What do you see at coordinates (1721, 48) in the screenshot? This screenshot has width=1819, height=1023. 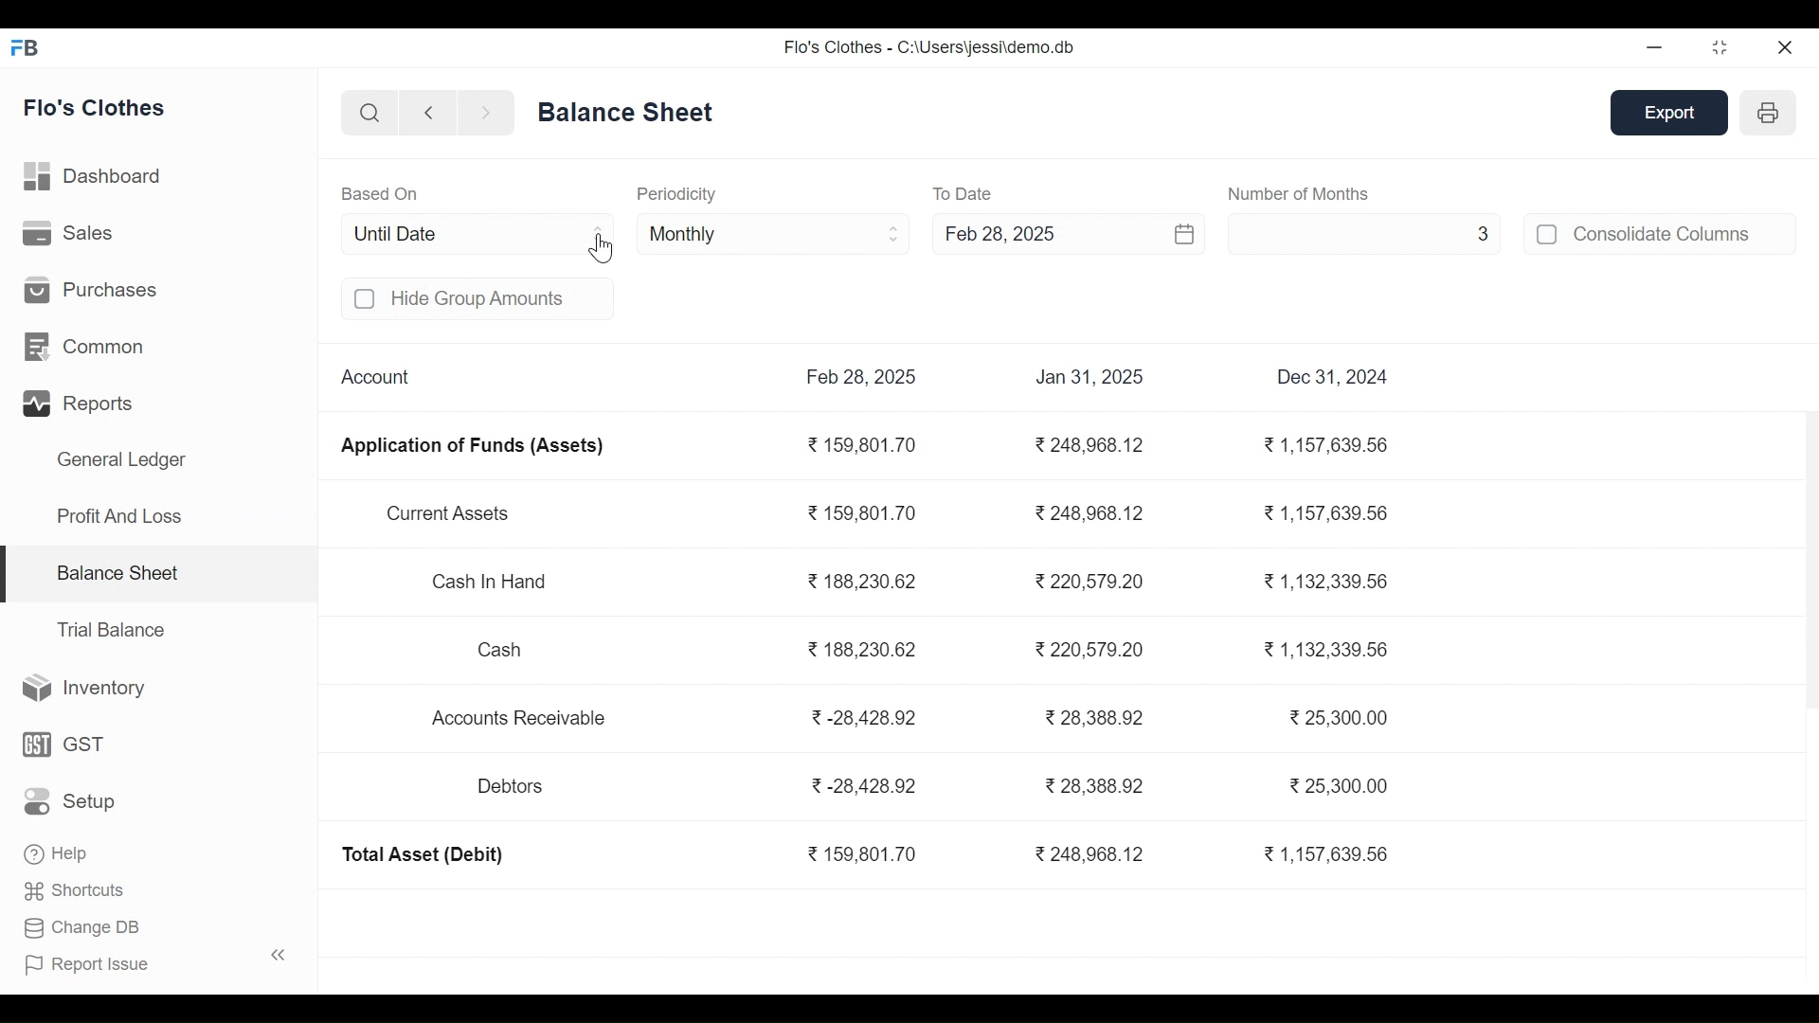 I see `restore view` at bounding box center [1721, 48].